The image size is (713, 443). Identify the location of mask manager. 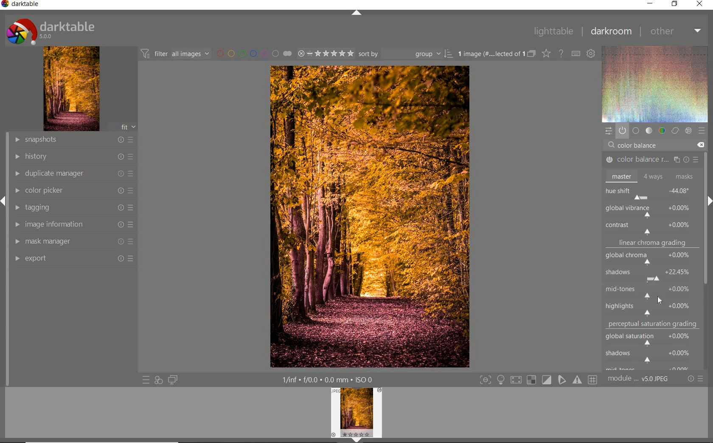
(74, 241).